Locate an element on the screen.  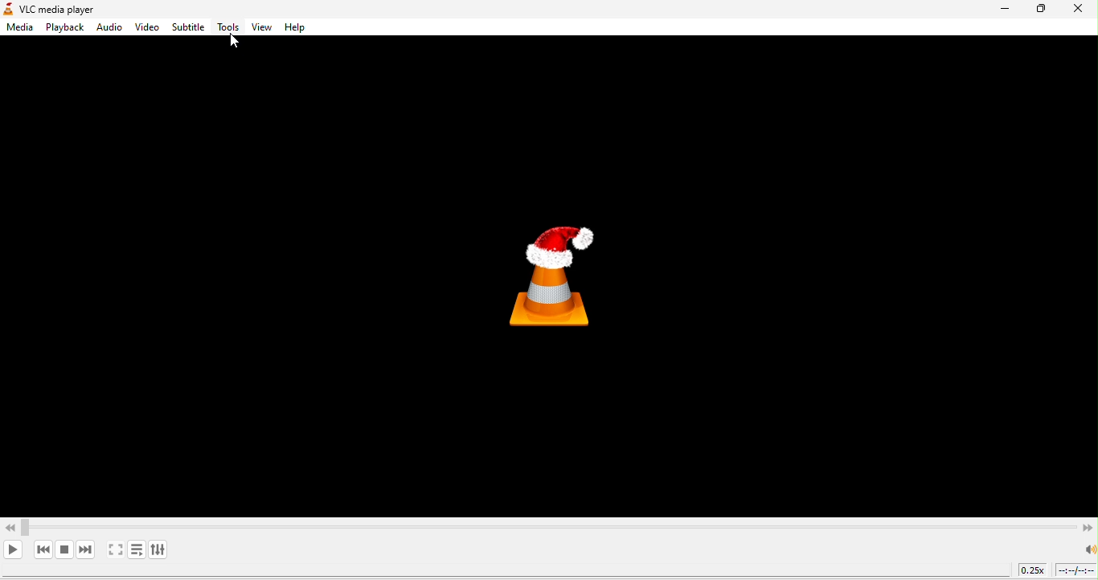
subtitle is located at coordinates (188, 28).